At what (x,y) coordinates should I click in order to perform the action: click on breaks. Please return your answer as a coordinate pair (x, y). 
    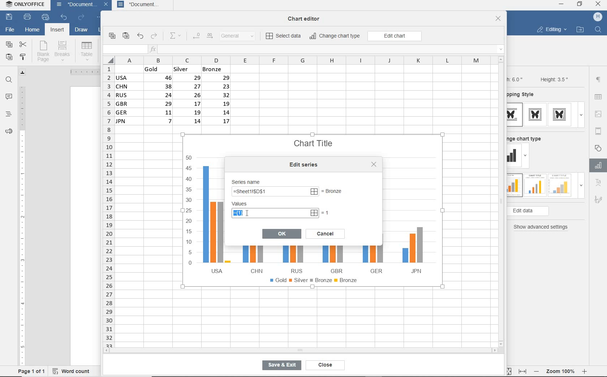
    Looking at the image, I should click on (64, 51).